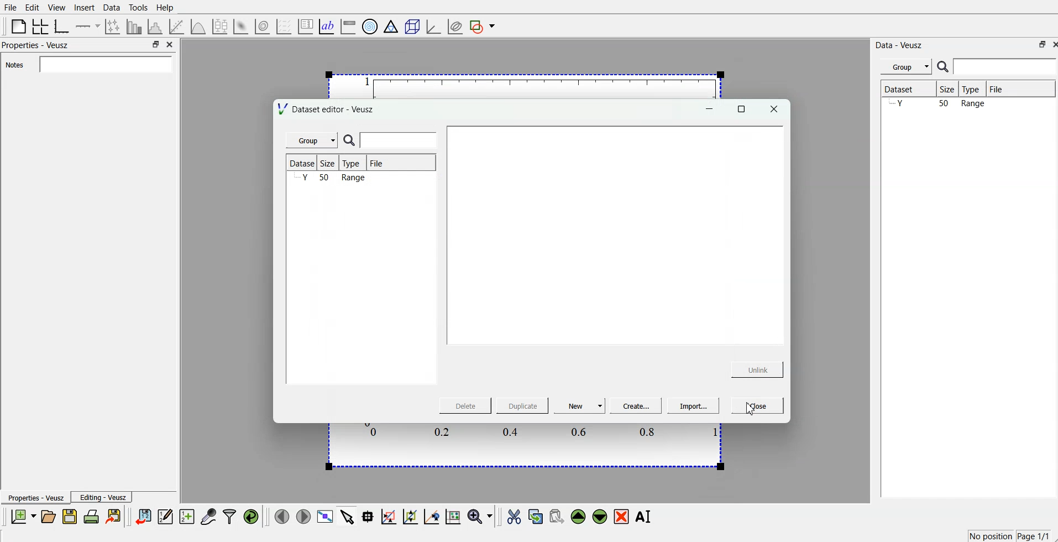 The width and height of the screenshot is (1058, 542). What do you see at coordinates (348, 25) in the screenshot?
I see `image color bar` at bounding box center [348, 25].